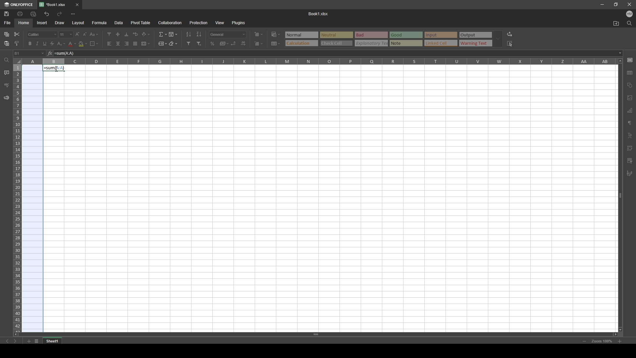  I want to click on Input, so click(442, 35).